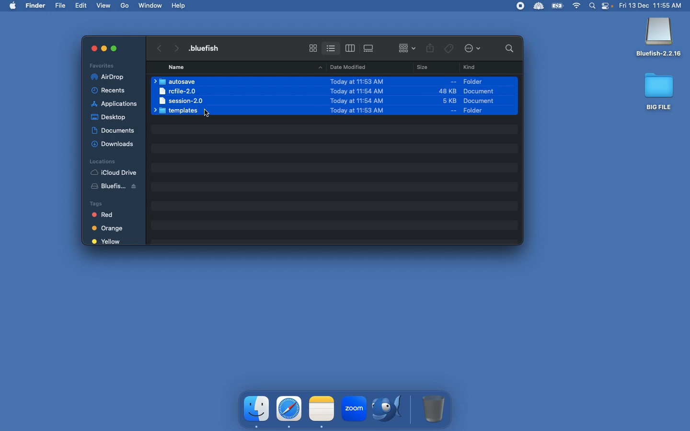 This screenshot has width=690, height=431. Describe the element at coordinates (103, 50) in the screenshot. I see `minimize` at that location.